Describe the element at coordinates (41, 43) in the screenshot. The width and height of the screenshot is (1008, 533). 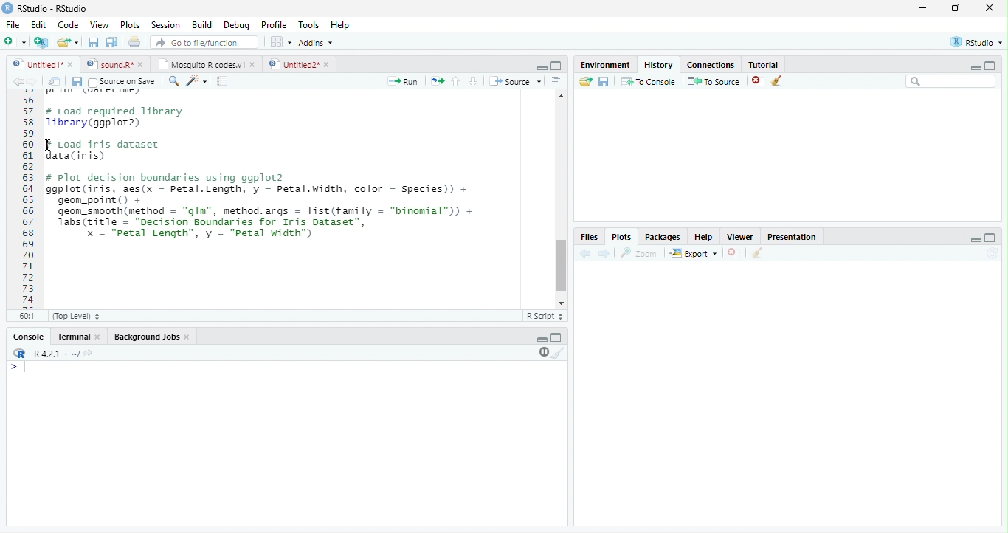
I see `new project` at that location.